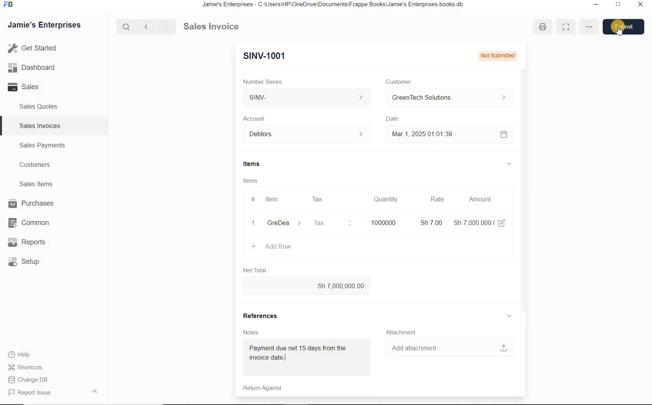 This screenshot has width=652, height=405. Describe the element at coordinates (641, 6) in the screenshot. I see `close` at that location.